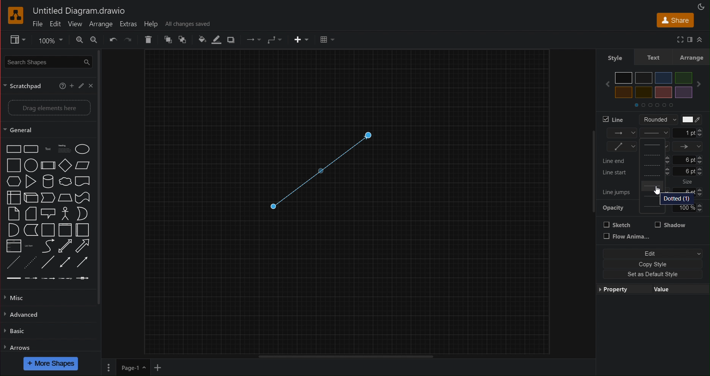  What do you see at coordinates (16, 16) in the screenshot?
I see `Logo` at bounding box center [16, 16].